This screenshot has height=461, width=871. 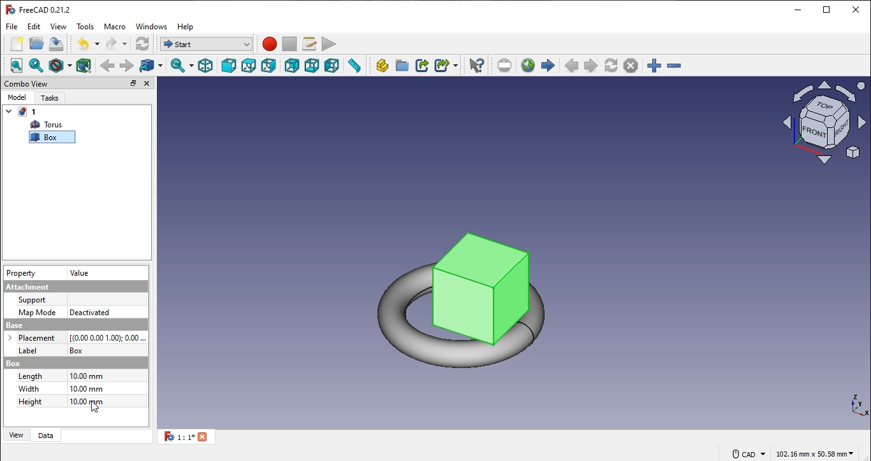 I want to click on backward, so click(x=108, y=65).